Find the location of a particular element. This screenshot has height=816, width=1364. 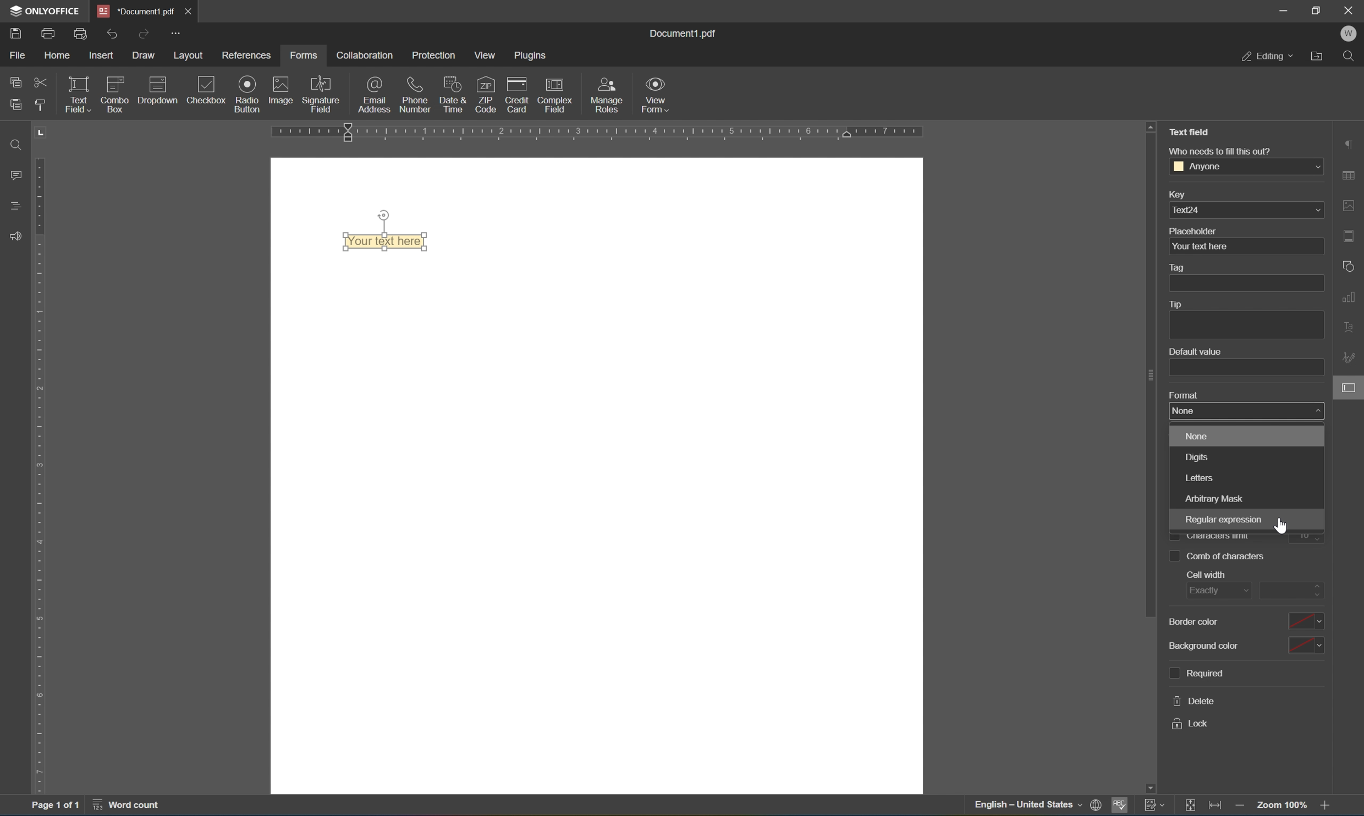

combo box is located at coordinates (116, 93).